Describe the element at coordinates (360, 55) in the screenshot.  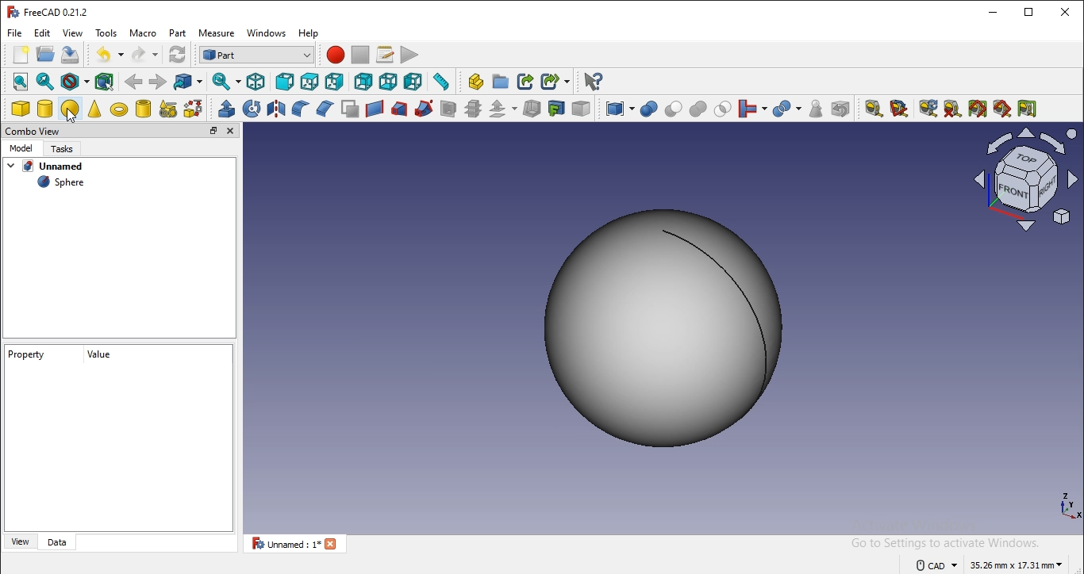
I see `stop recording` at that location.